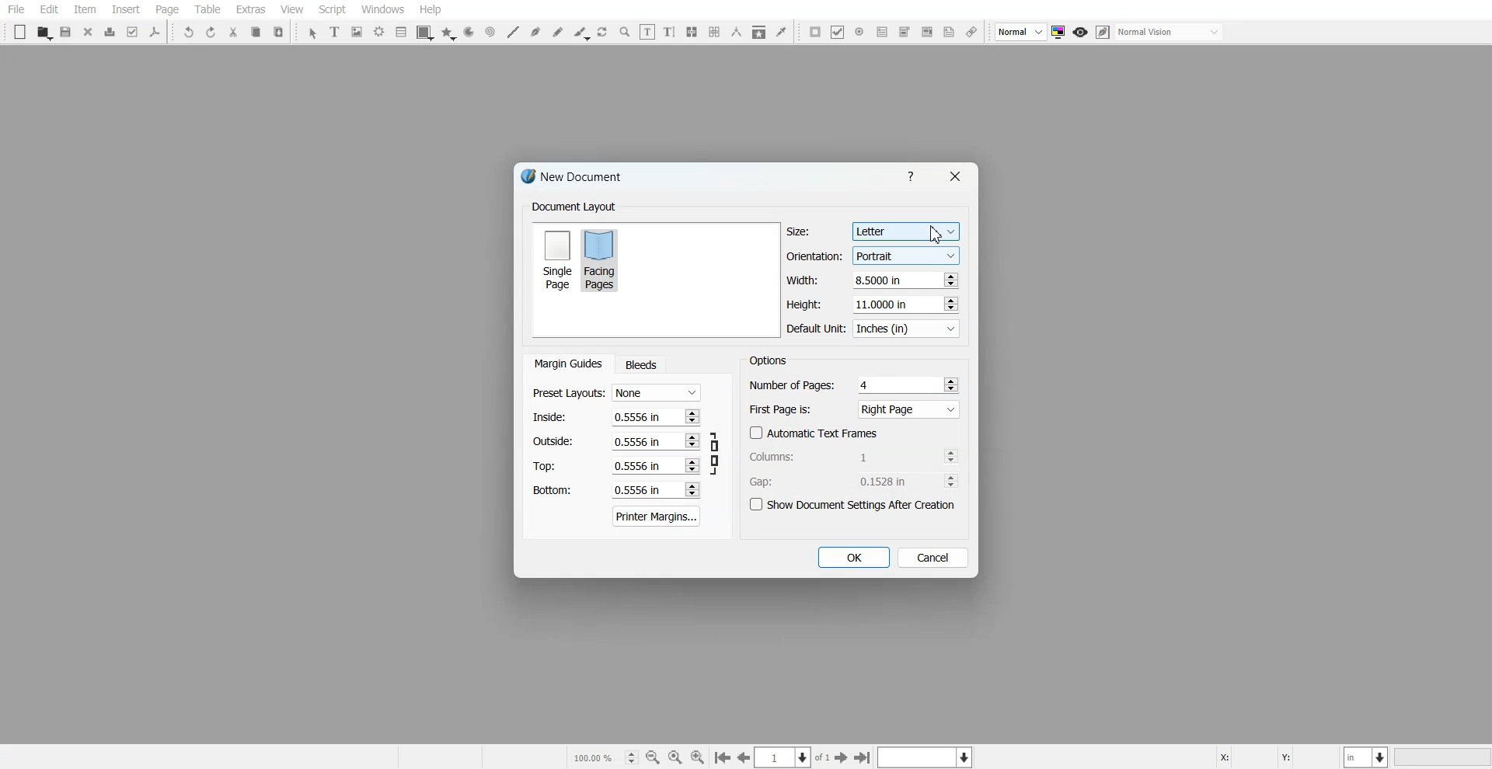 This screenshot has height=769, width=1492. I want to click on Close, so click(89, 31).